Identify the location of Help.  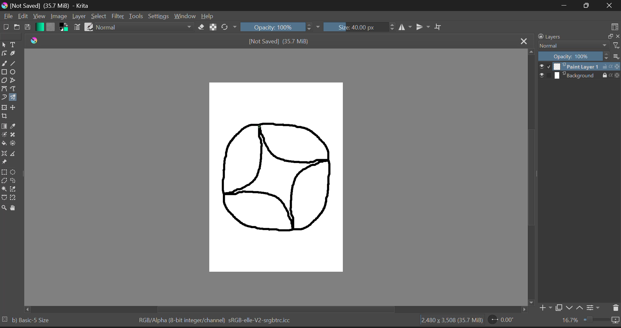
(208, 17).